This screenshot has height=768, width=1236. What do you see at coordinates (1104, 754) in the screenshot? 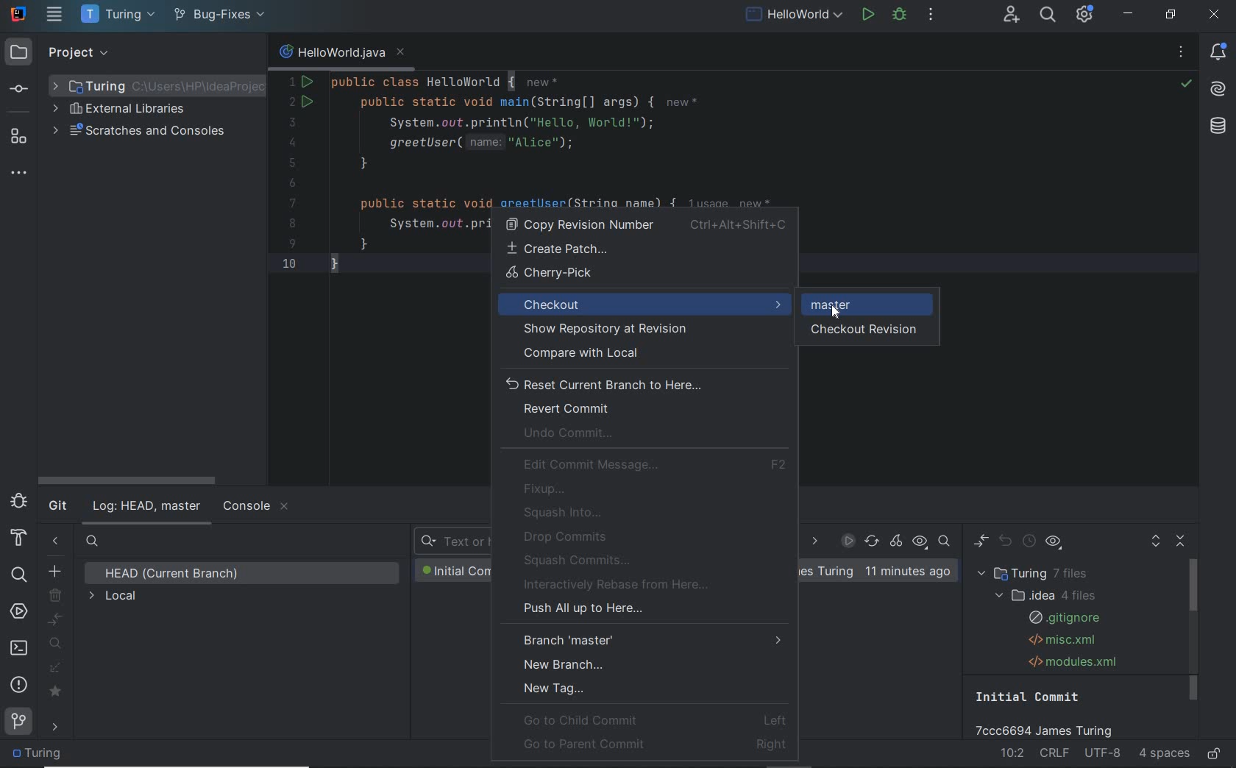
I see `file encoding` at bounding box center [1104, 754].